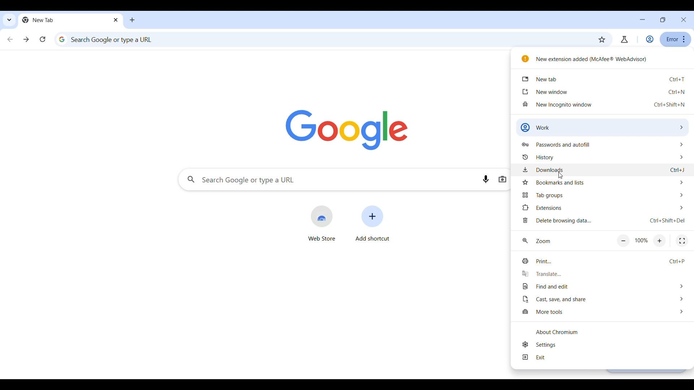  I want to click on Reload current page, so click(42, 39).